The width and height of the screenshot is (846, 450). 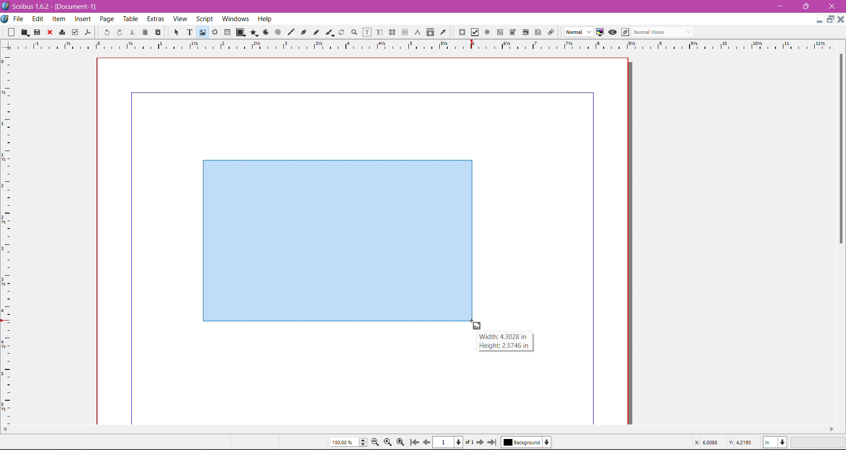 What do you see at coordinates (492, 442) in the screenshot?
I see `Go to last page` at bounding box center [492, 442].